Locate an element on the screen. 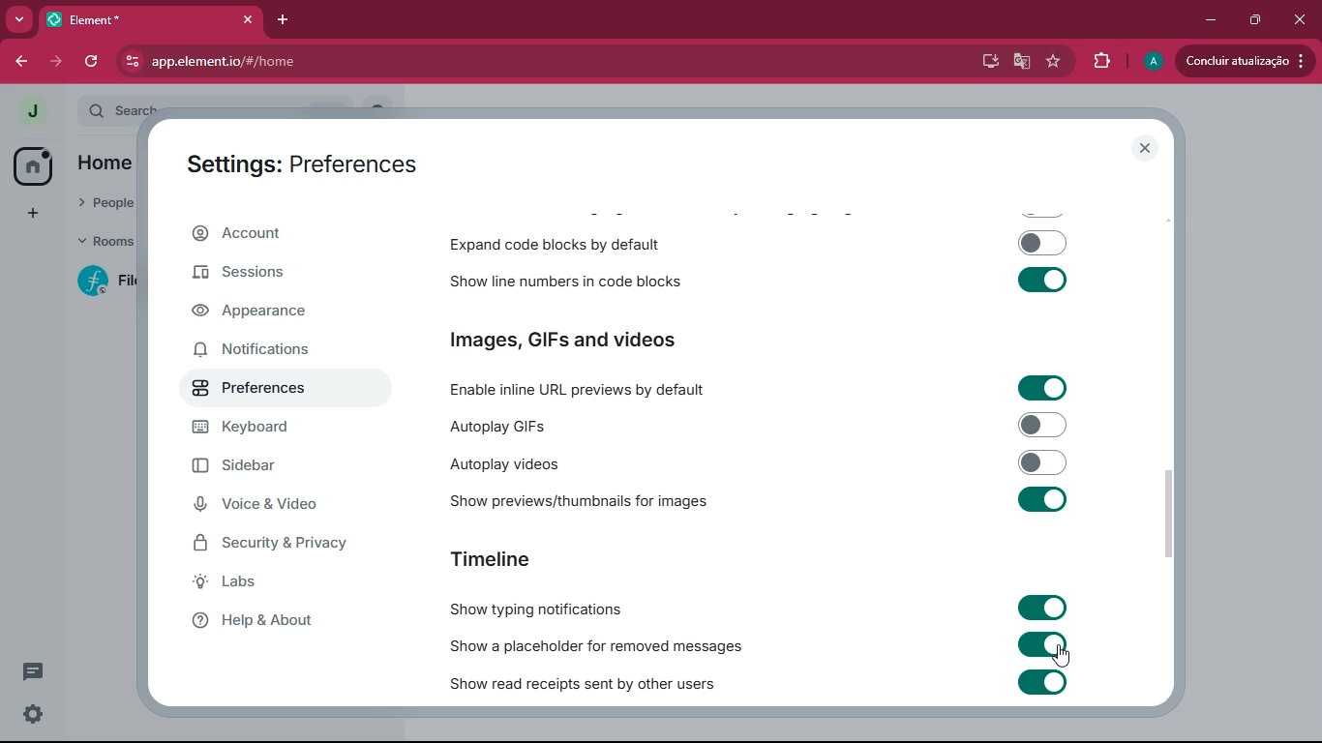  help & about is located at coordinates (279, 622).